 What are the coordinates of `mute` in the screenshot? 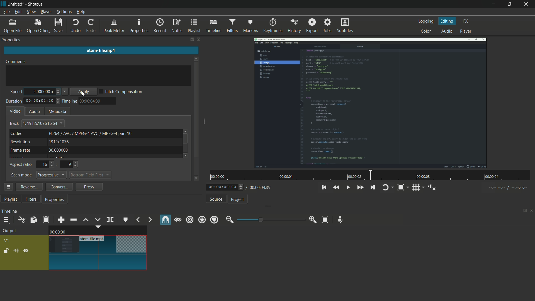 It's located at (16, 251).